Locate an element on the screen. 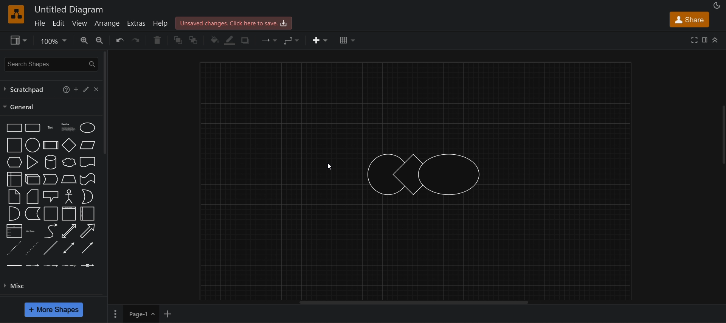 Image resolution: width=726 pixels, height=323 pixels. link is located at coordinates (14, 265).